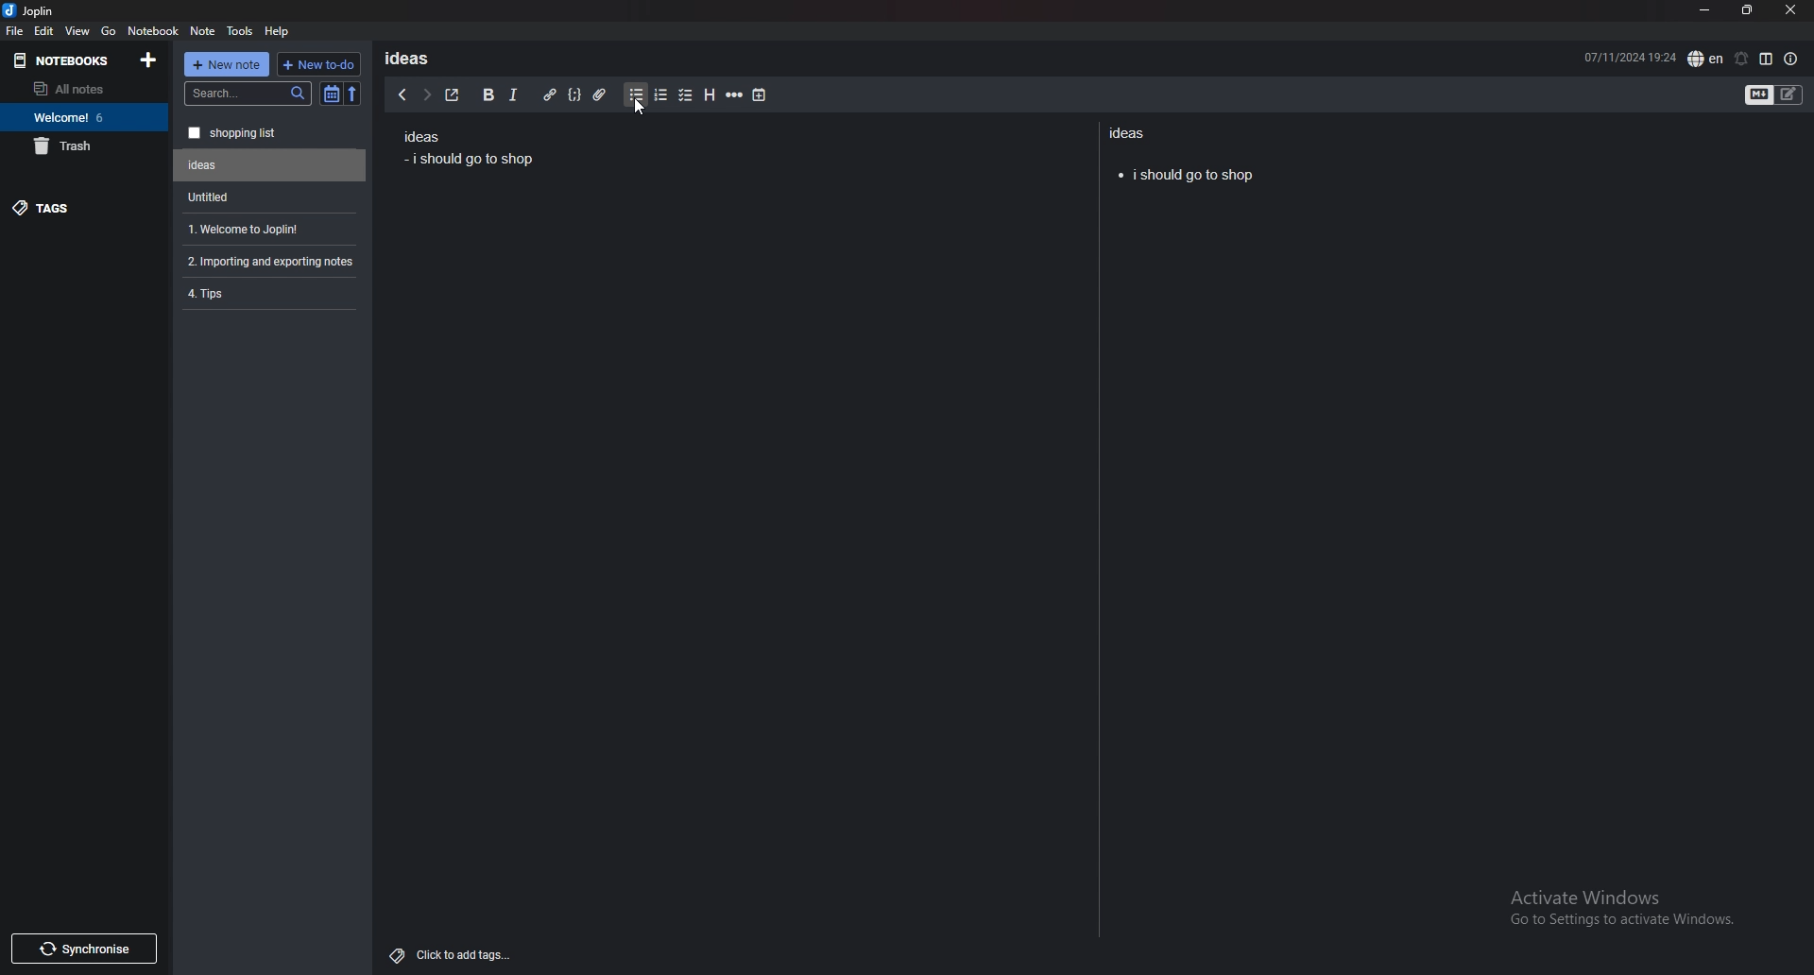  I want to click on go, so click(109, 29).